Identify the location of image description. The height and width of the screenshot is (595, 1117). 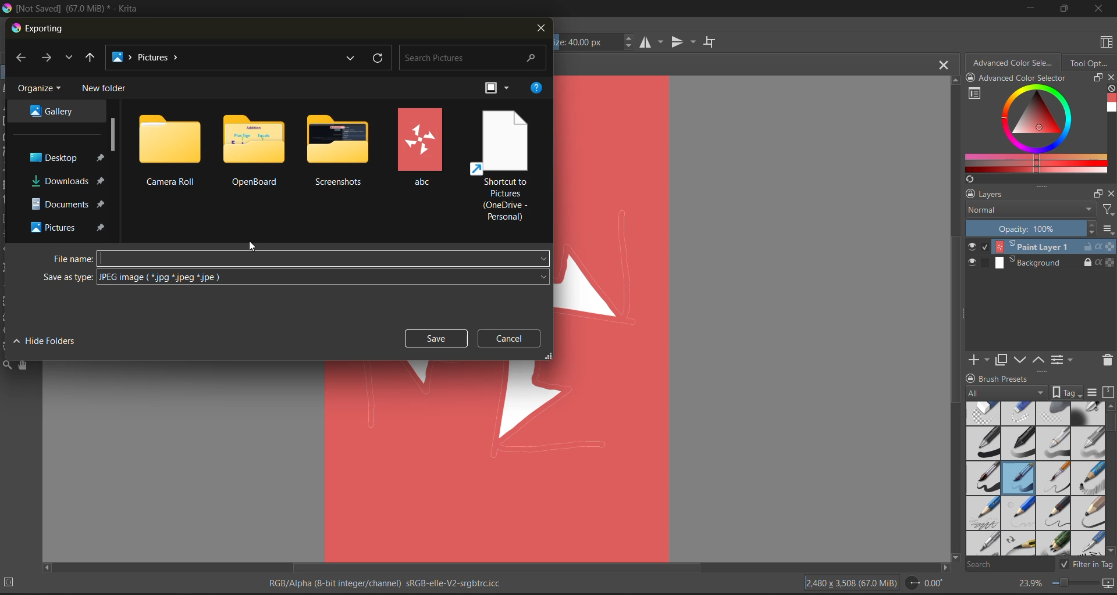
(853, 583).